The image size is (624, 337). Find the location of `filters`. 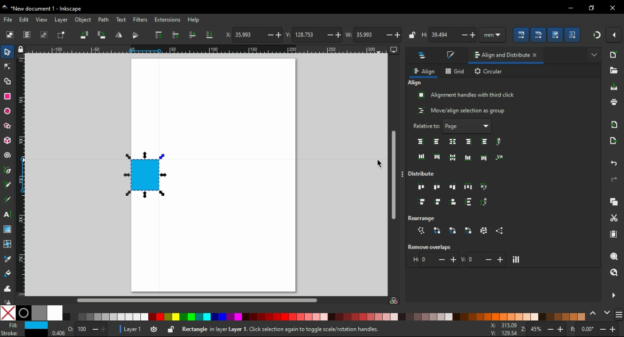

filters is located at coordinates (140, 20).